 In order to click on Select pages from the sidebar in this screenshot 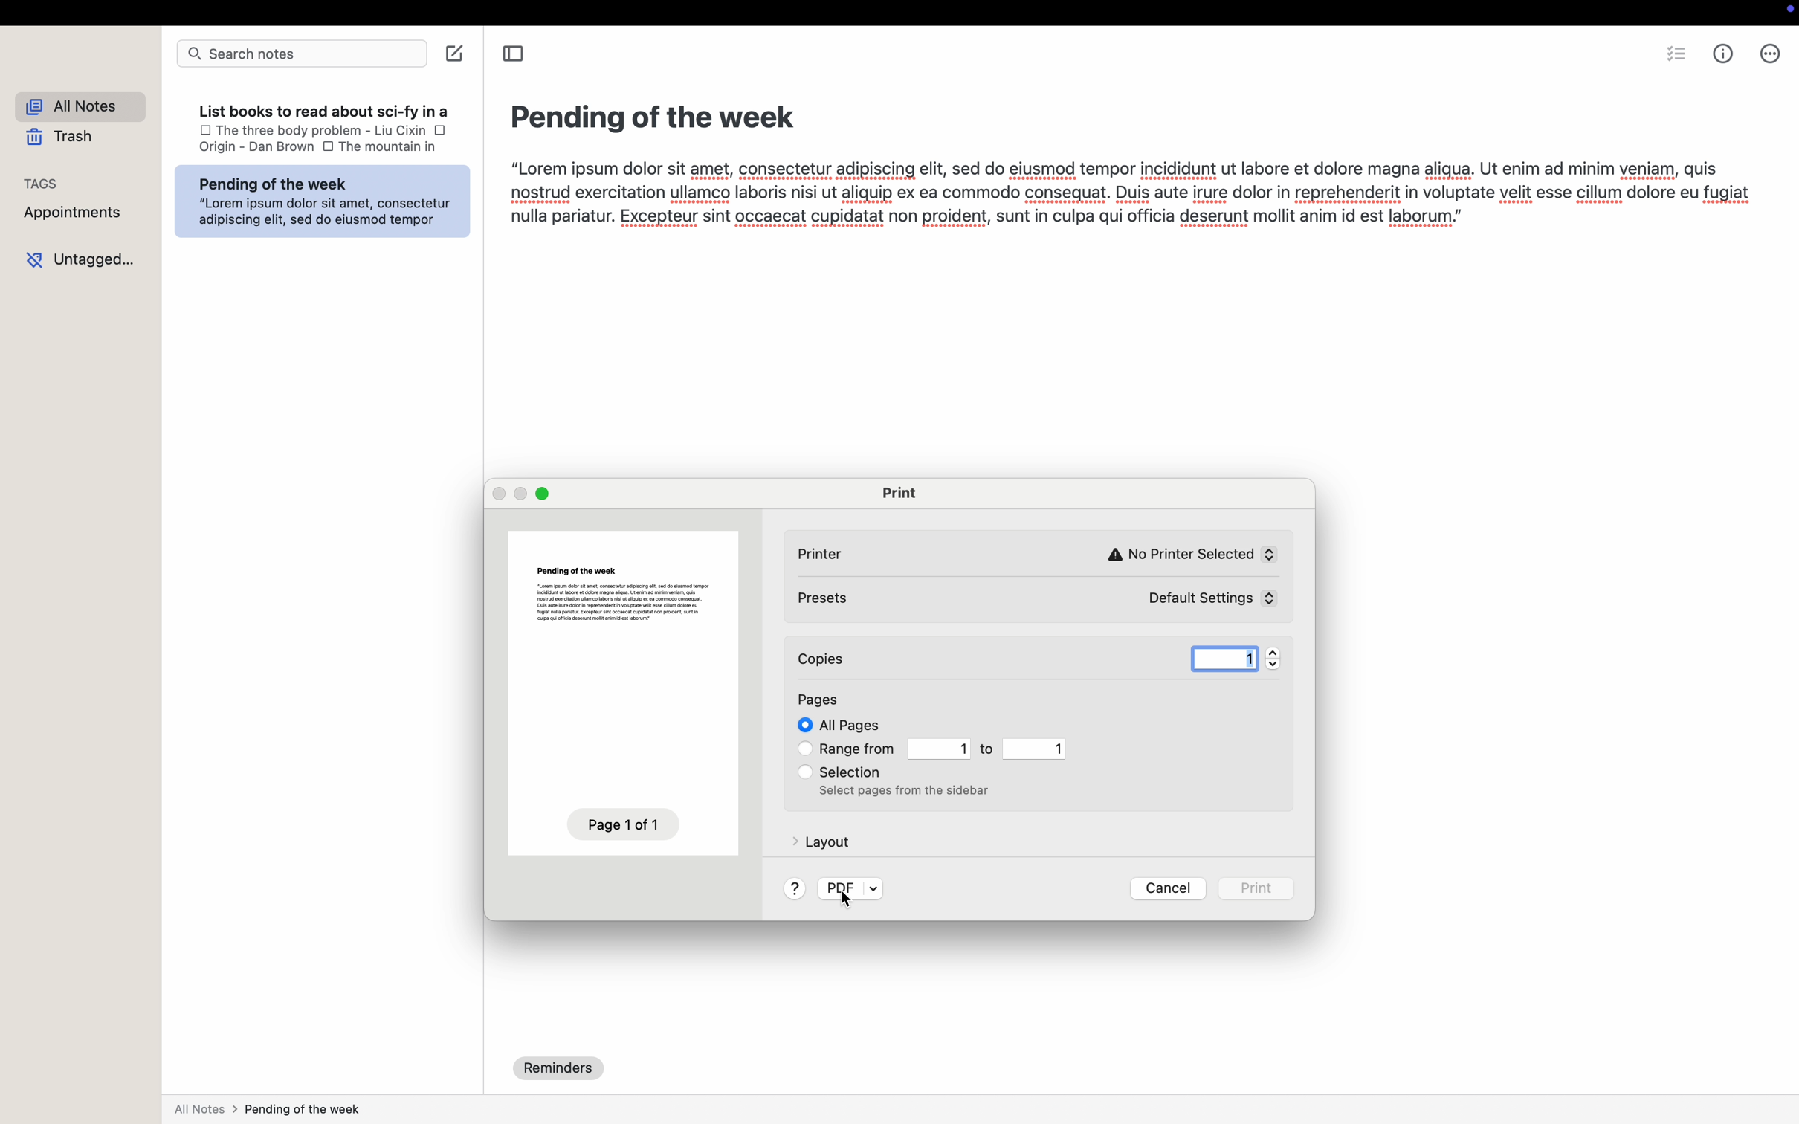, I will do `click(905, 793)`.